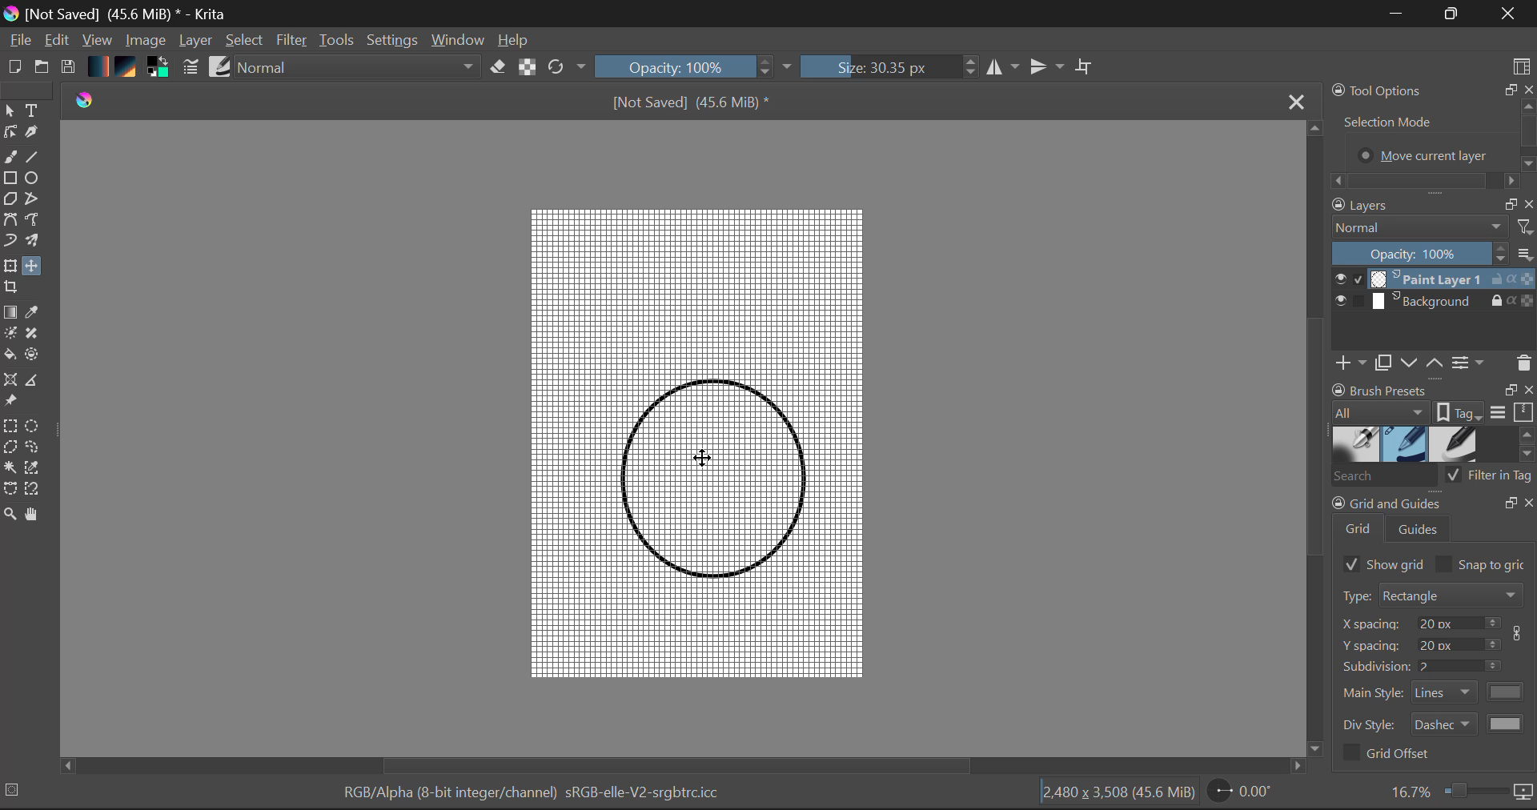  Describe the element at coordinates (11, 426) in the screenshot. I see `Rectangular Selection` at that location.